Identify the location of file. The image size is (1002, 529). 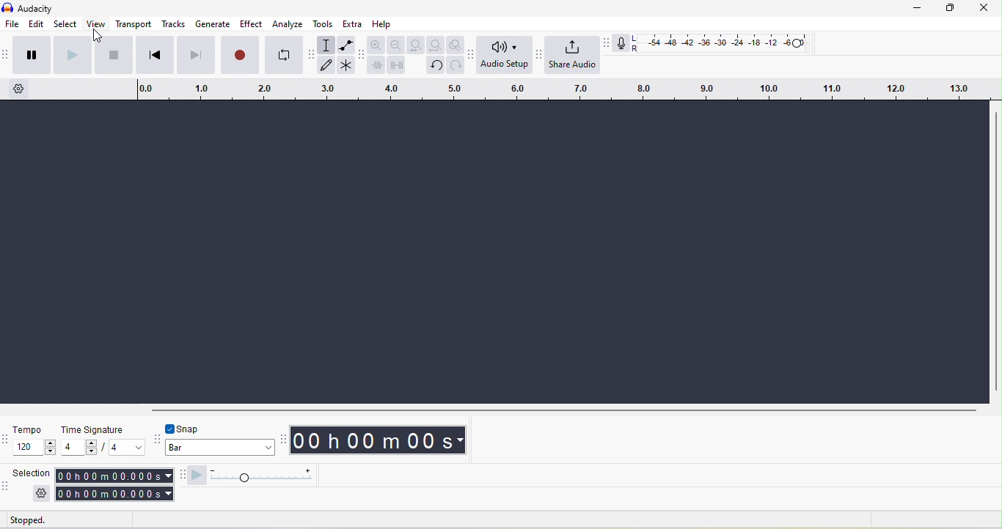
(12, 23).